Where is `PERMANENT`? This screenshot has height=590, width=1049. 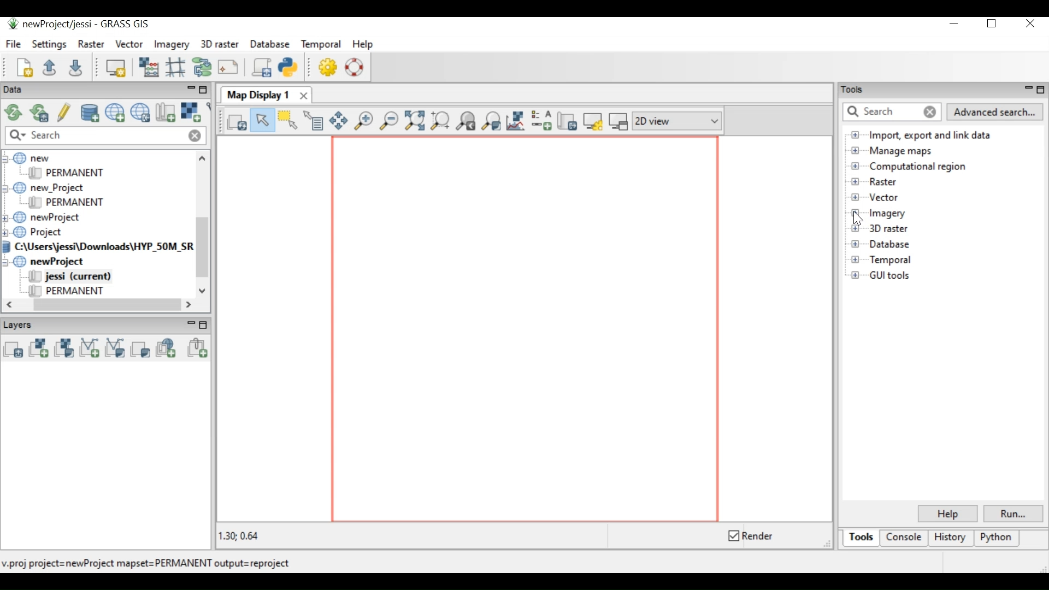 PERMANENT is located at coordinates (79, 200).